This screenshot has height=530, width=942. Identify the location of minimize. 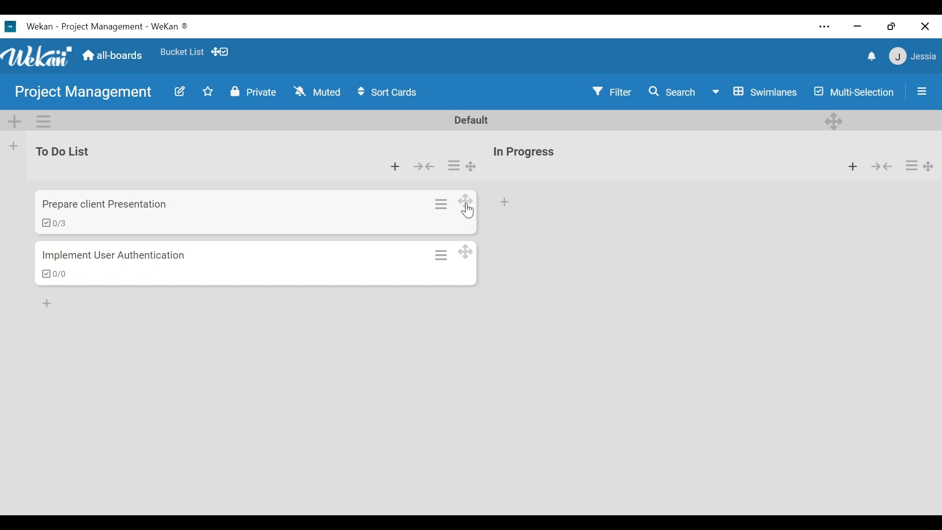
(858, 26).